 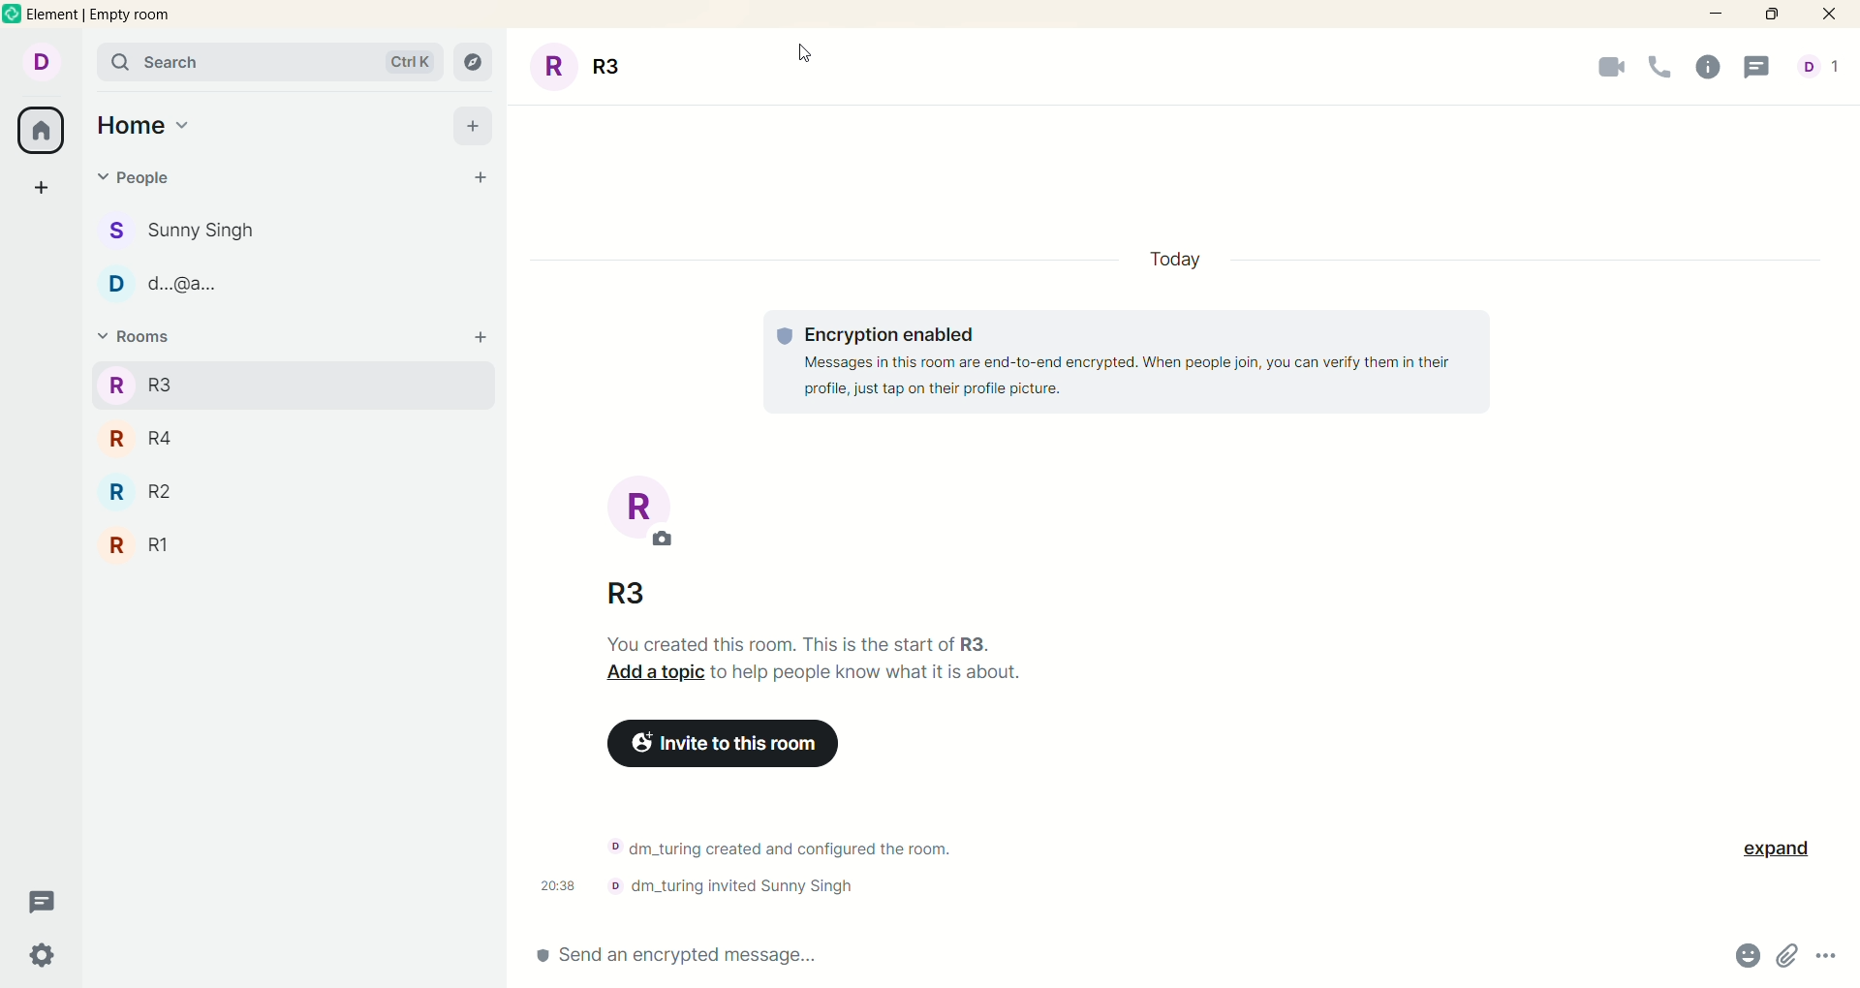 I want to click on R R4, so click(x=141, y=438).